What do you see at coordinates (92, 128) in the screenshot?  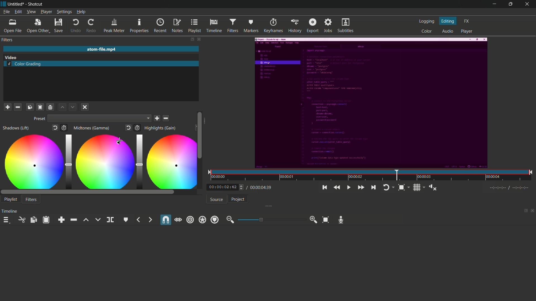 I see `midtones(gamma)` at bounding box center [92, 128].